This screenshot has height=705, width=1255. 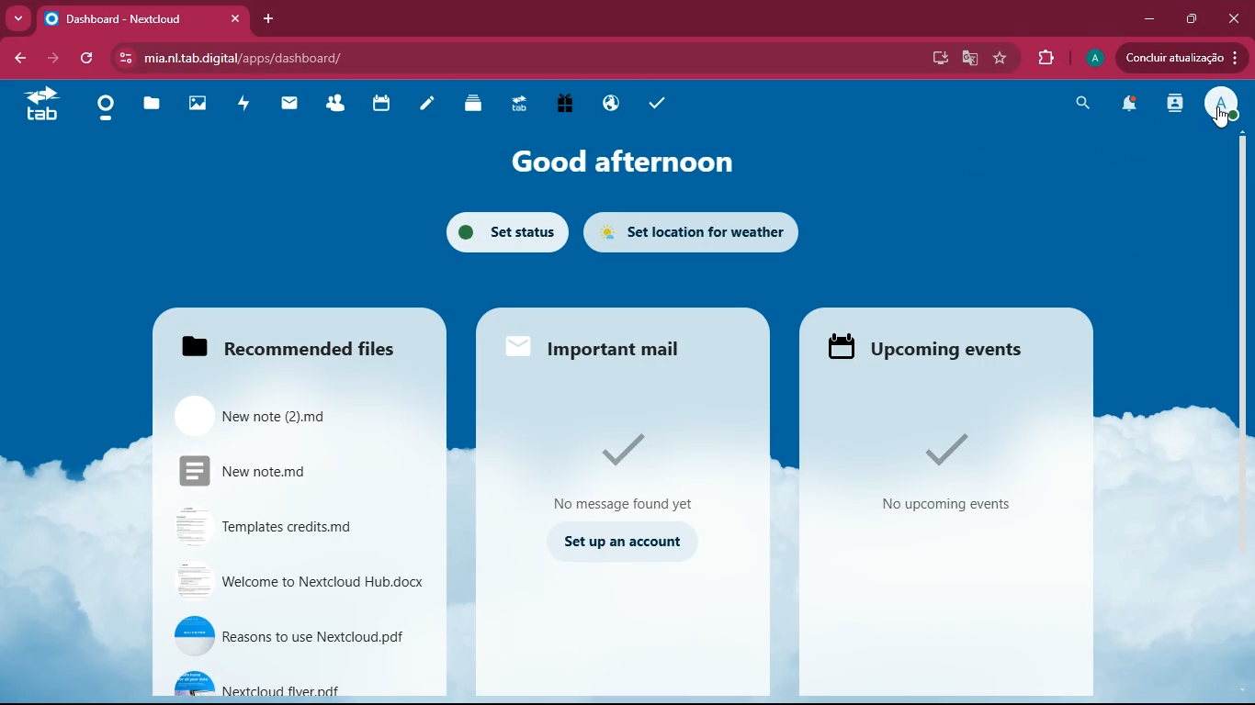 I want to click on search, so click(x=1080, y=105).